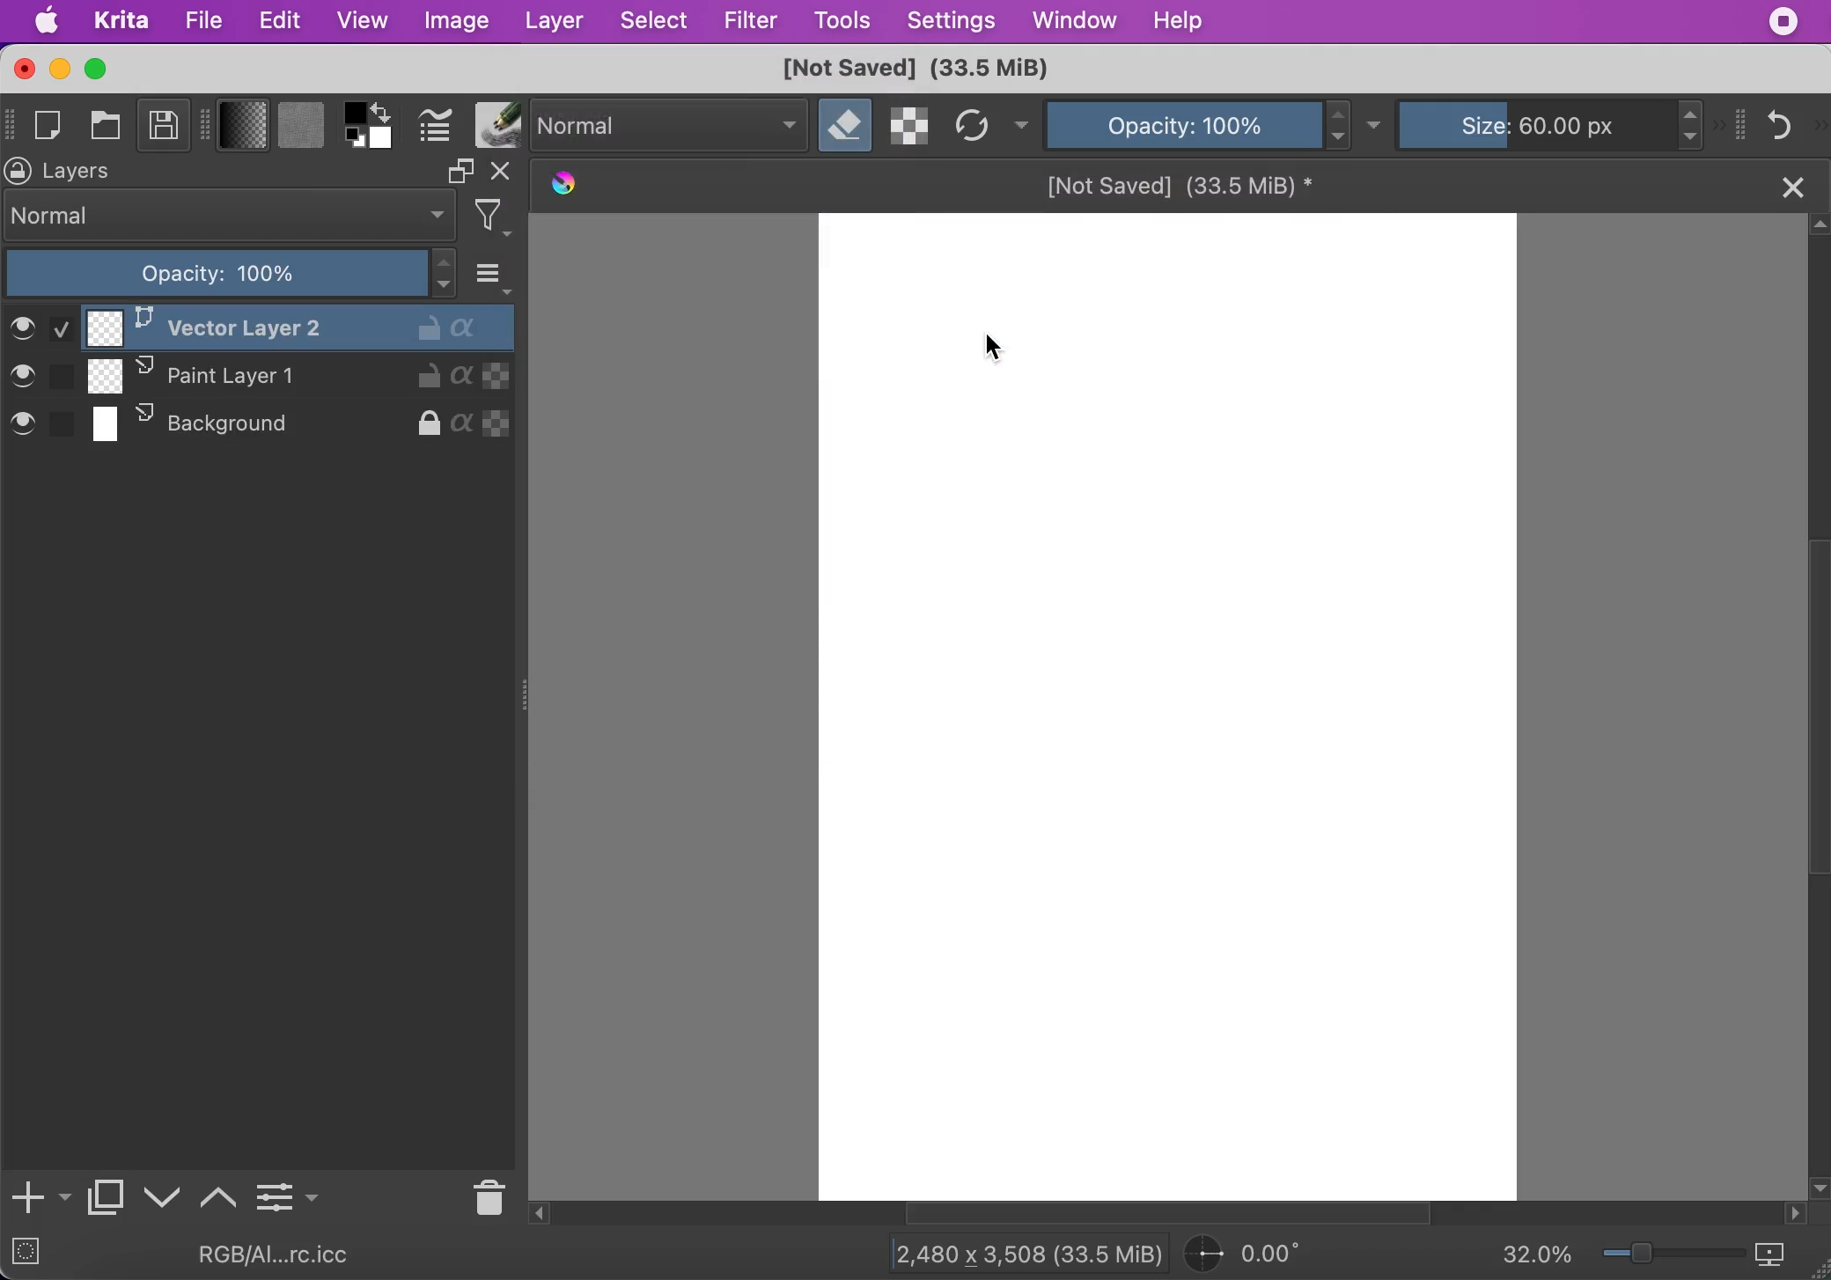  What do you see at coordinates (203, 21) in the screenshot?
I see `file` at bounding box center [203, 21].